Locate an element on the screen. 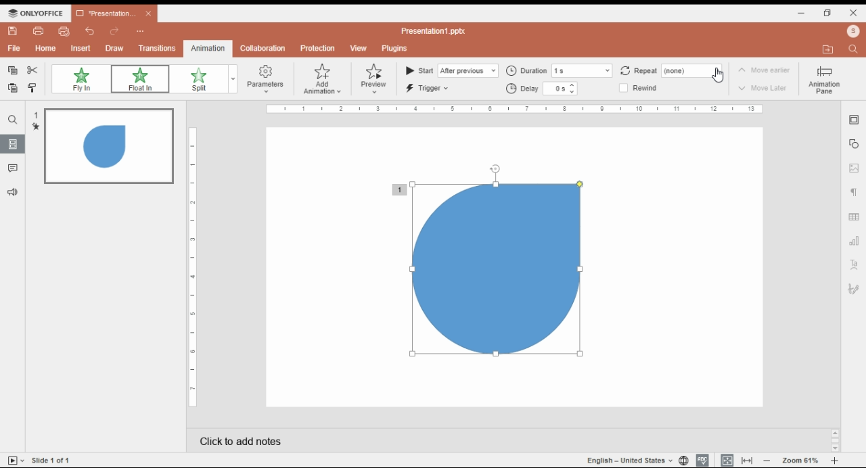   is located at coordinates (854, 291).